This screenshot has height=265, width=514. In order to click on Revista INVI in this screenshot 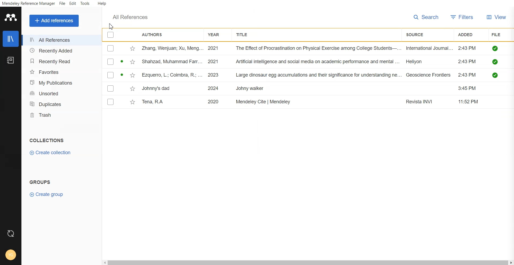, I will do `click(421, 102)`.